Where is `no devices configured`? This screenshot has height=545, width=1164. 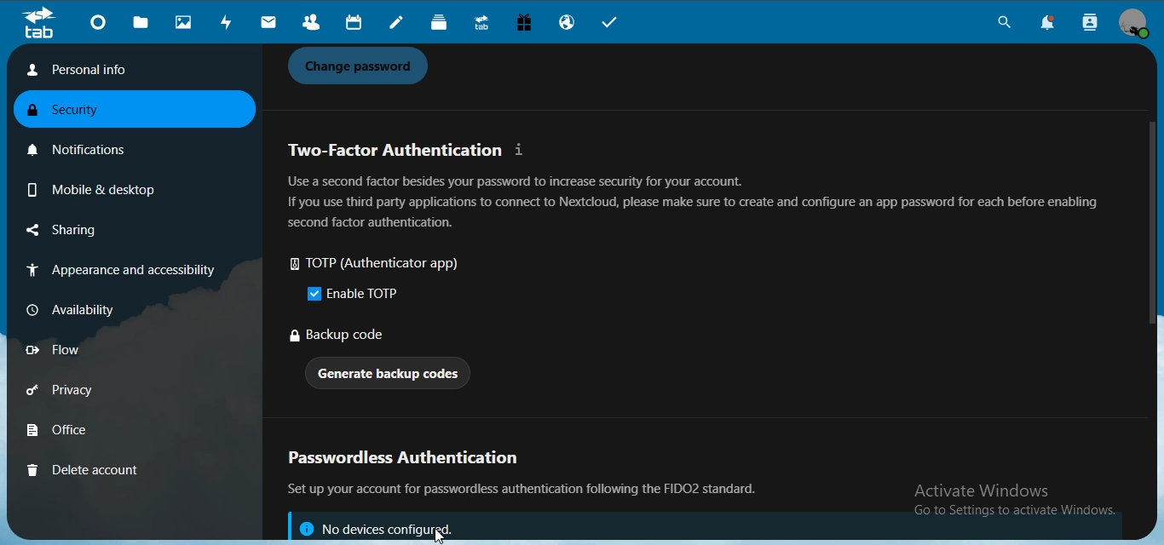
no devices configured is located at coordinates (376, 526).